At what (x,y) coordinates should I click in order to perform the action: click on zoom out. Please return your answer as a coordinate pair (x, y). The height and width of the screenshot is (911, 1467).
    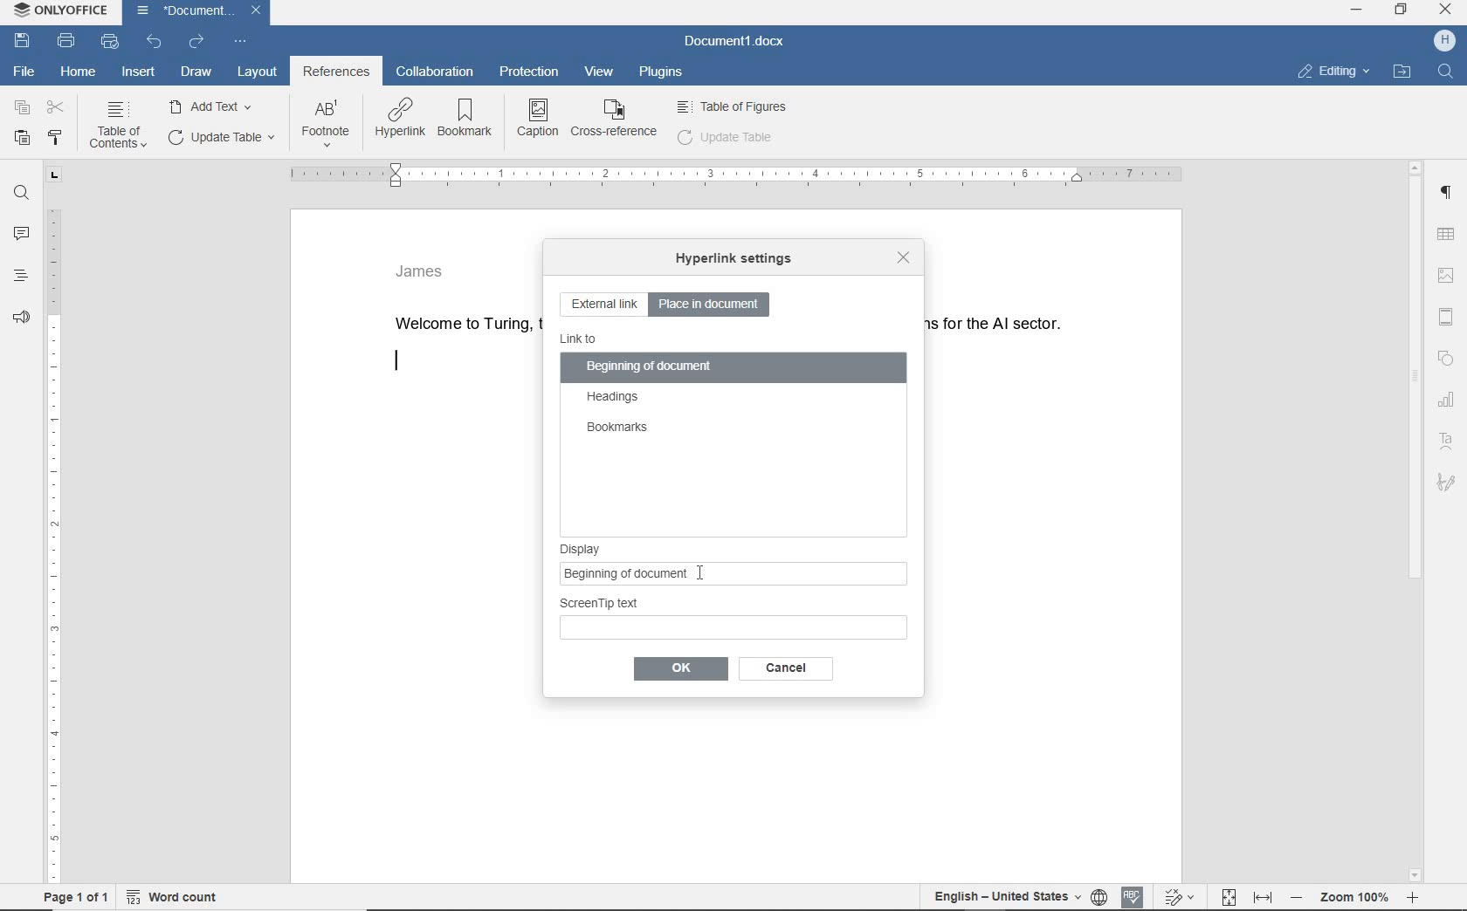
    Looking at the image, I should click on (1300, 900).